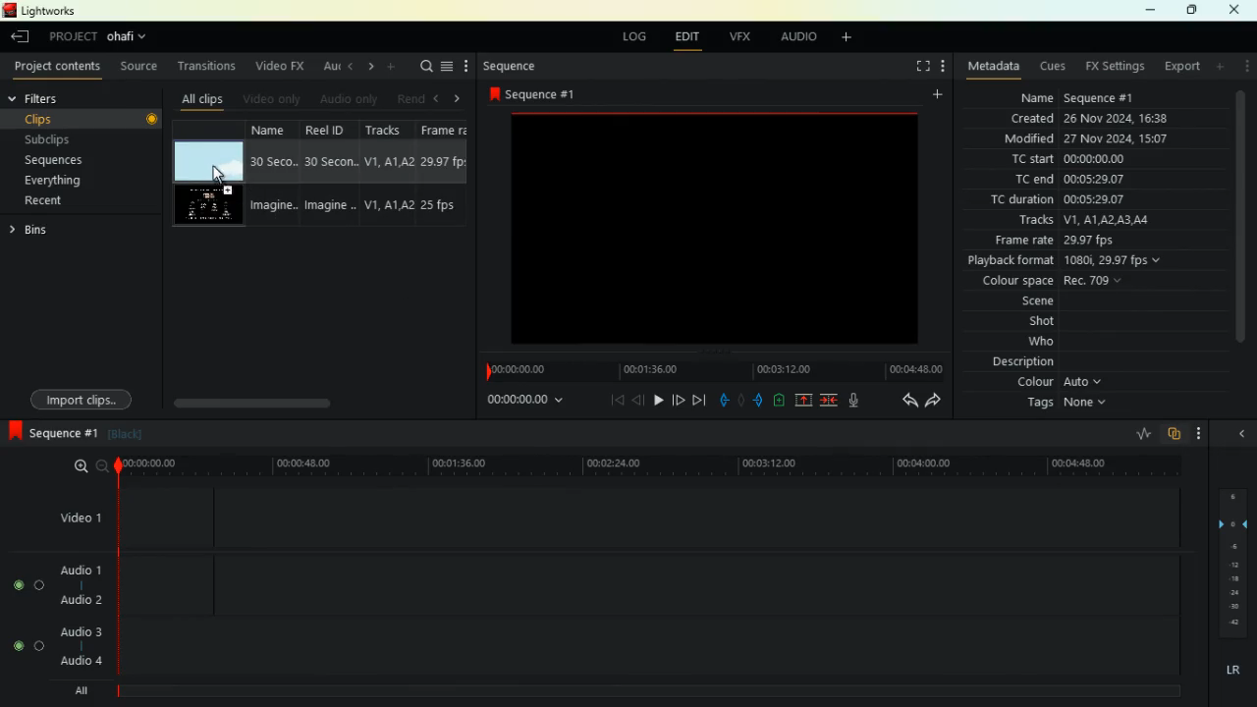 This screenshot has height=707, width=1257. Describe the element at coordinates (1031, 160) in the screenshot. I see `tc start` at that location.